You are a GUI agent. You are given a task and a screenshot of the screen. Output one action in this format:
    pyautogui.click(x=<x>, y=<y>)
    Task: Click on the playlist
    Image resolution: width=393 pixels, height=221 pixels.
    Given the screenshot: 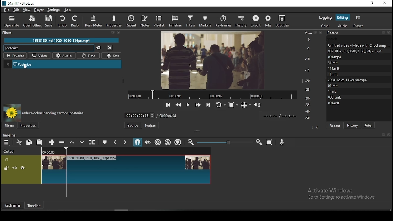 What is the action you would take?
    pyautogui.click(x=160, y=21)
    